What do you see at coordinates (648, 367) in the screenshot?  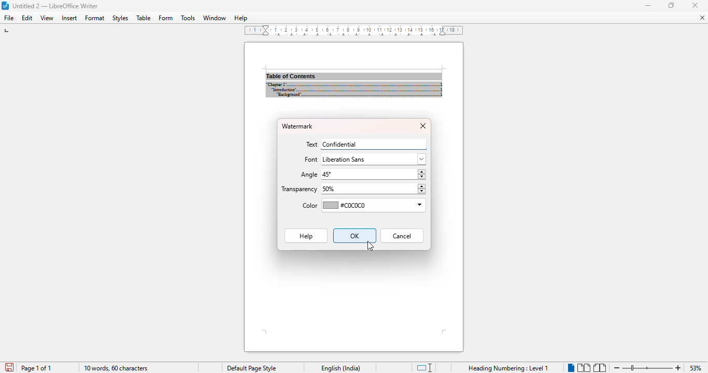 I see `zoom in or zoom out bar` at bounding box center [648, 367].